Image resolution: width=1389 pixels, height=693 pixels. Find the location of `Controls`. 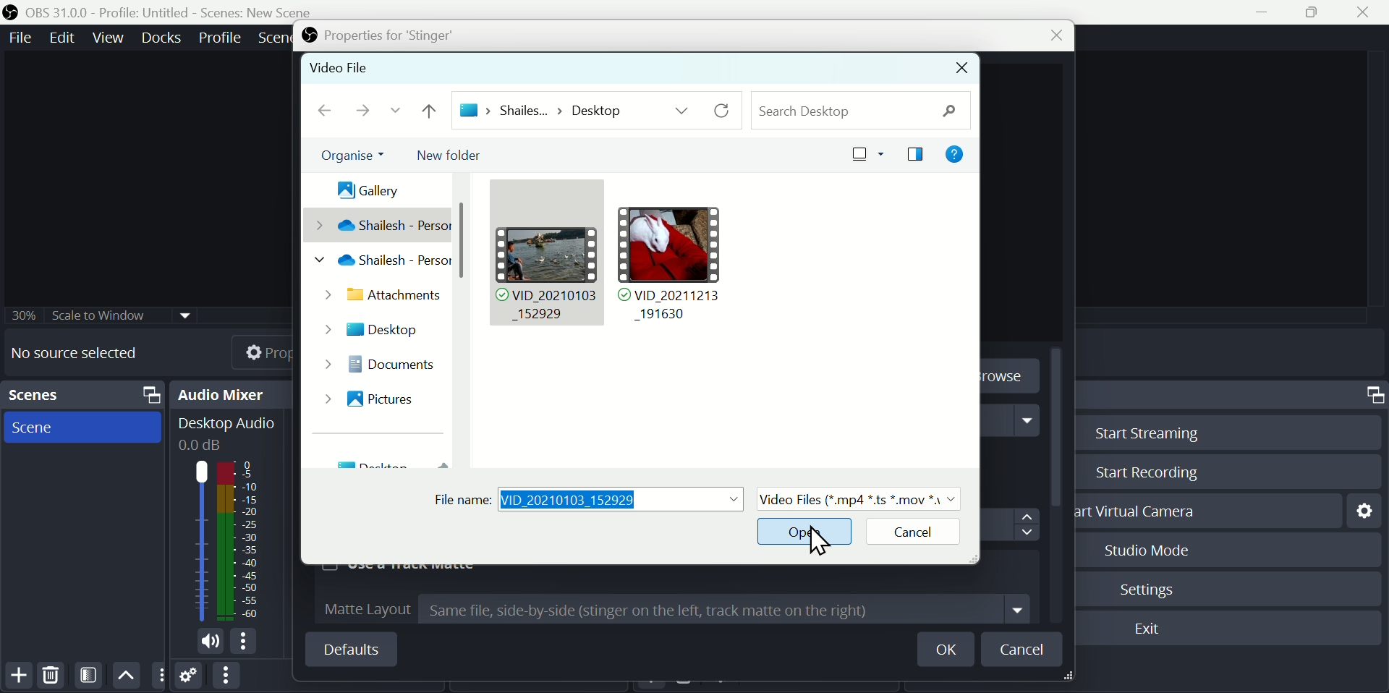

Controls is located at coordinates (1372, 395).